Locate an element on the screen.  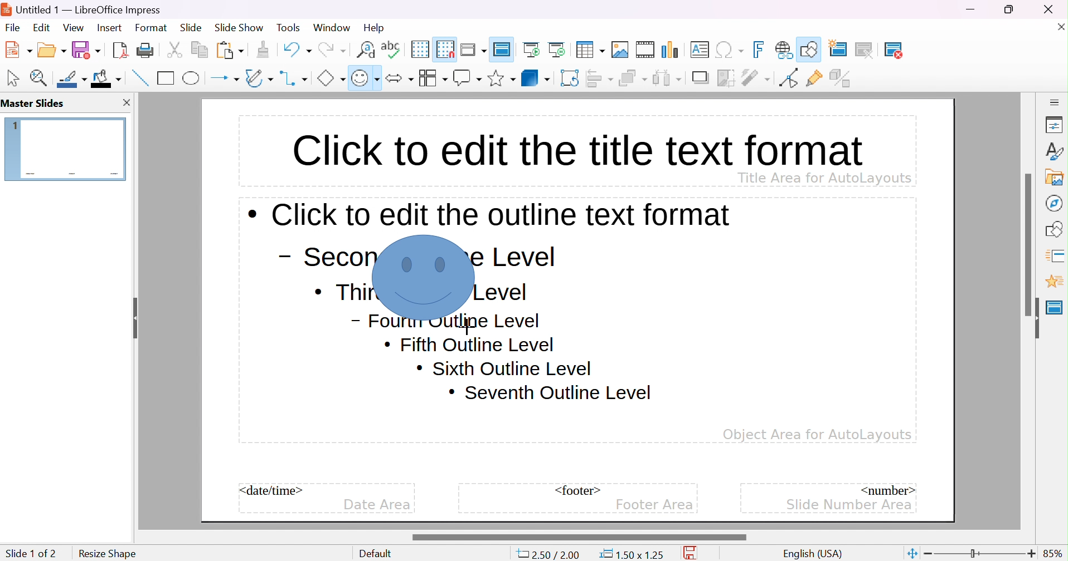
curves and polygons is located at coordinates (259, 78).